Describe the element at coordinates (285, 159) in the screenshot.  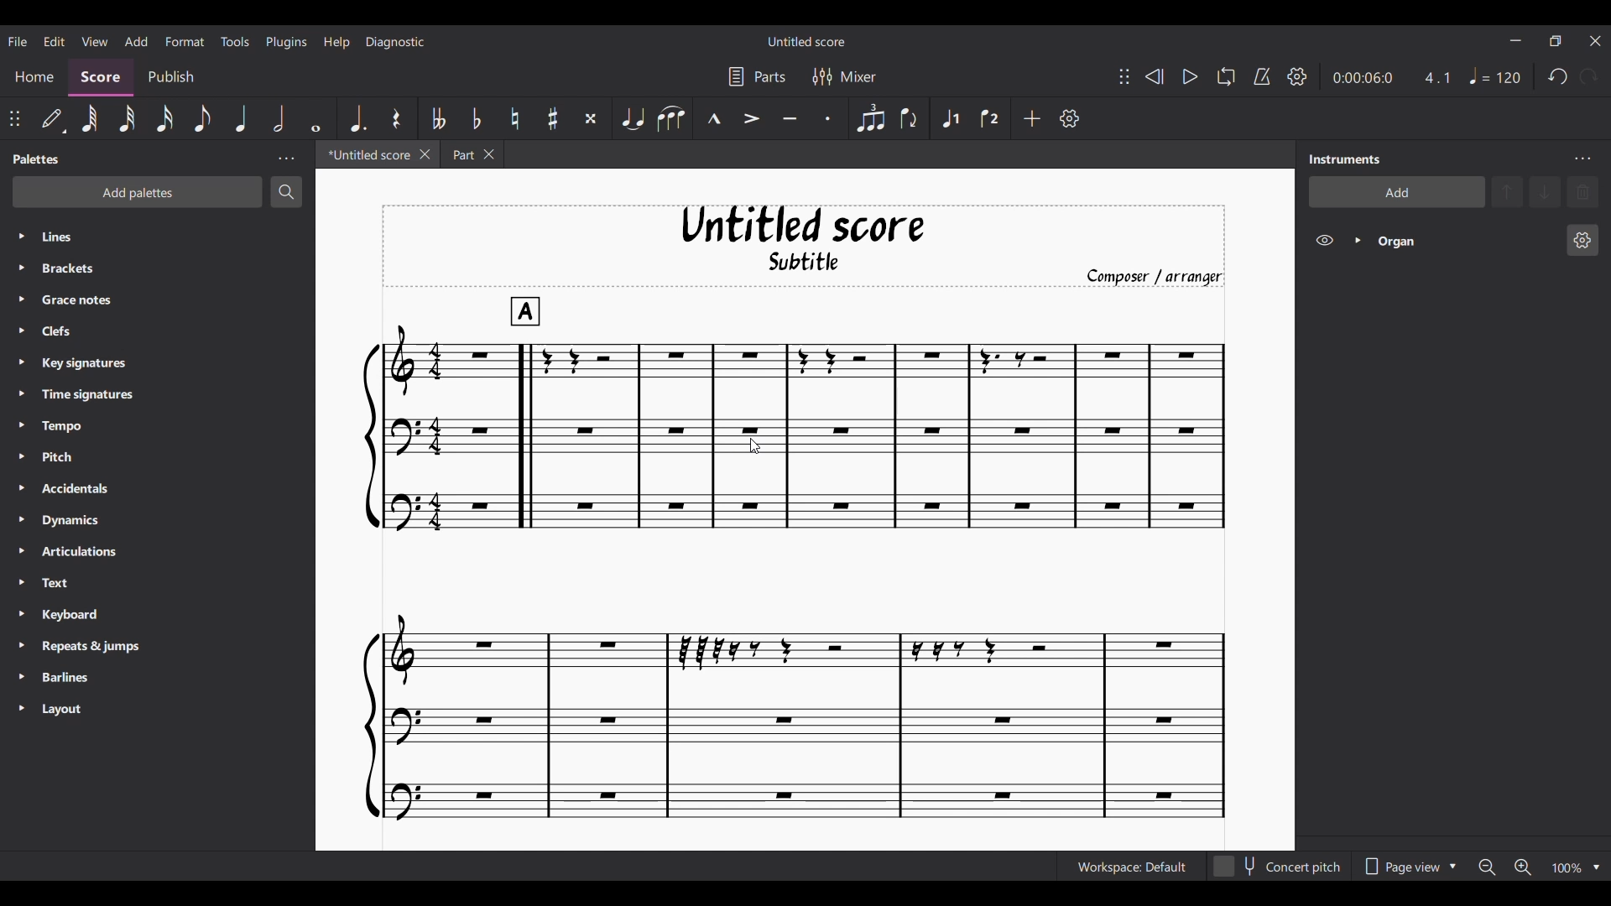
I see `Palette settings` at that location.